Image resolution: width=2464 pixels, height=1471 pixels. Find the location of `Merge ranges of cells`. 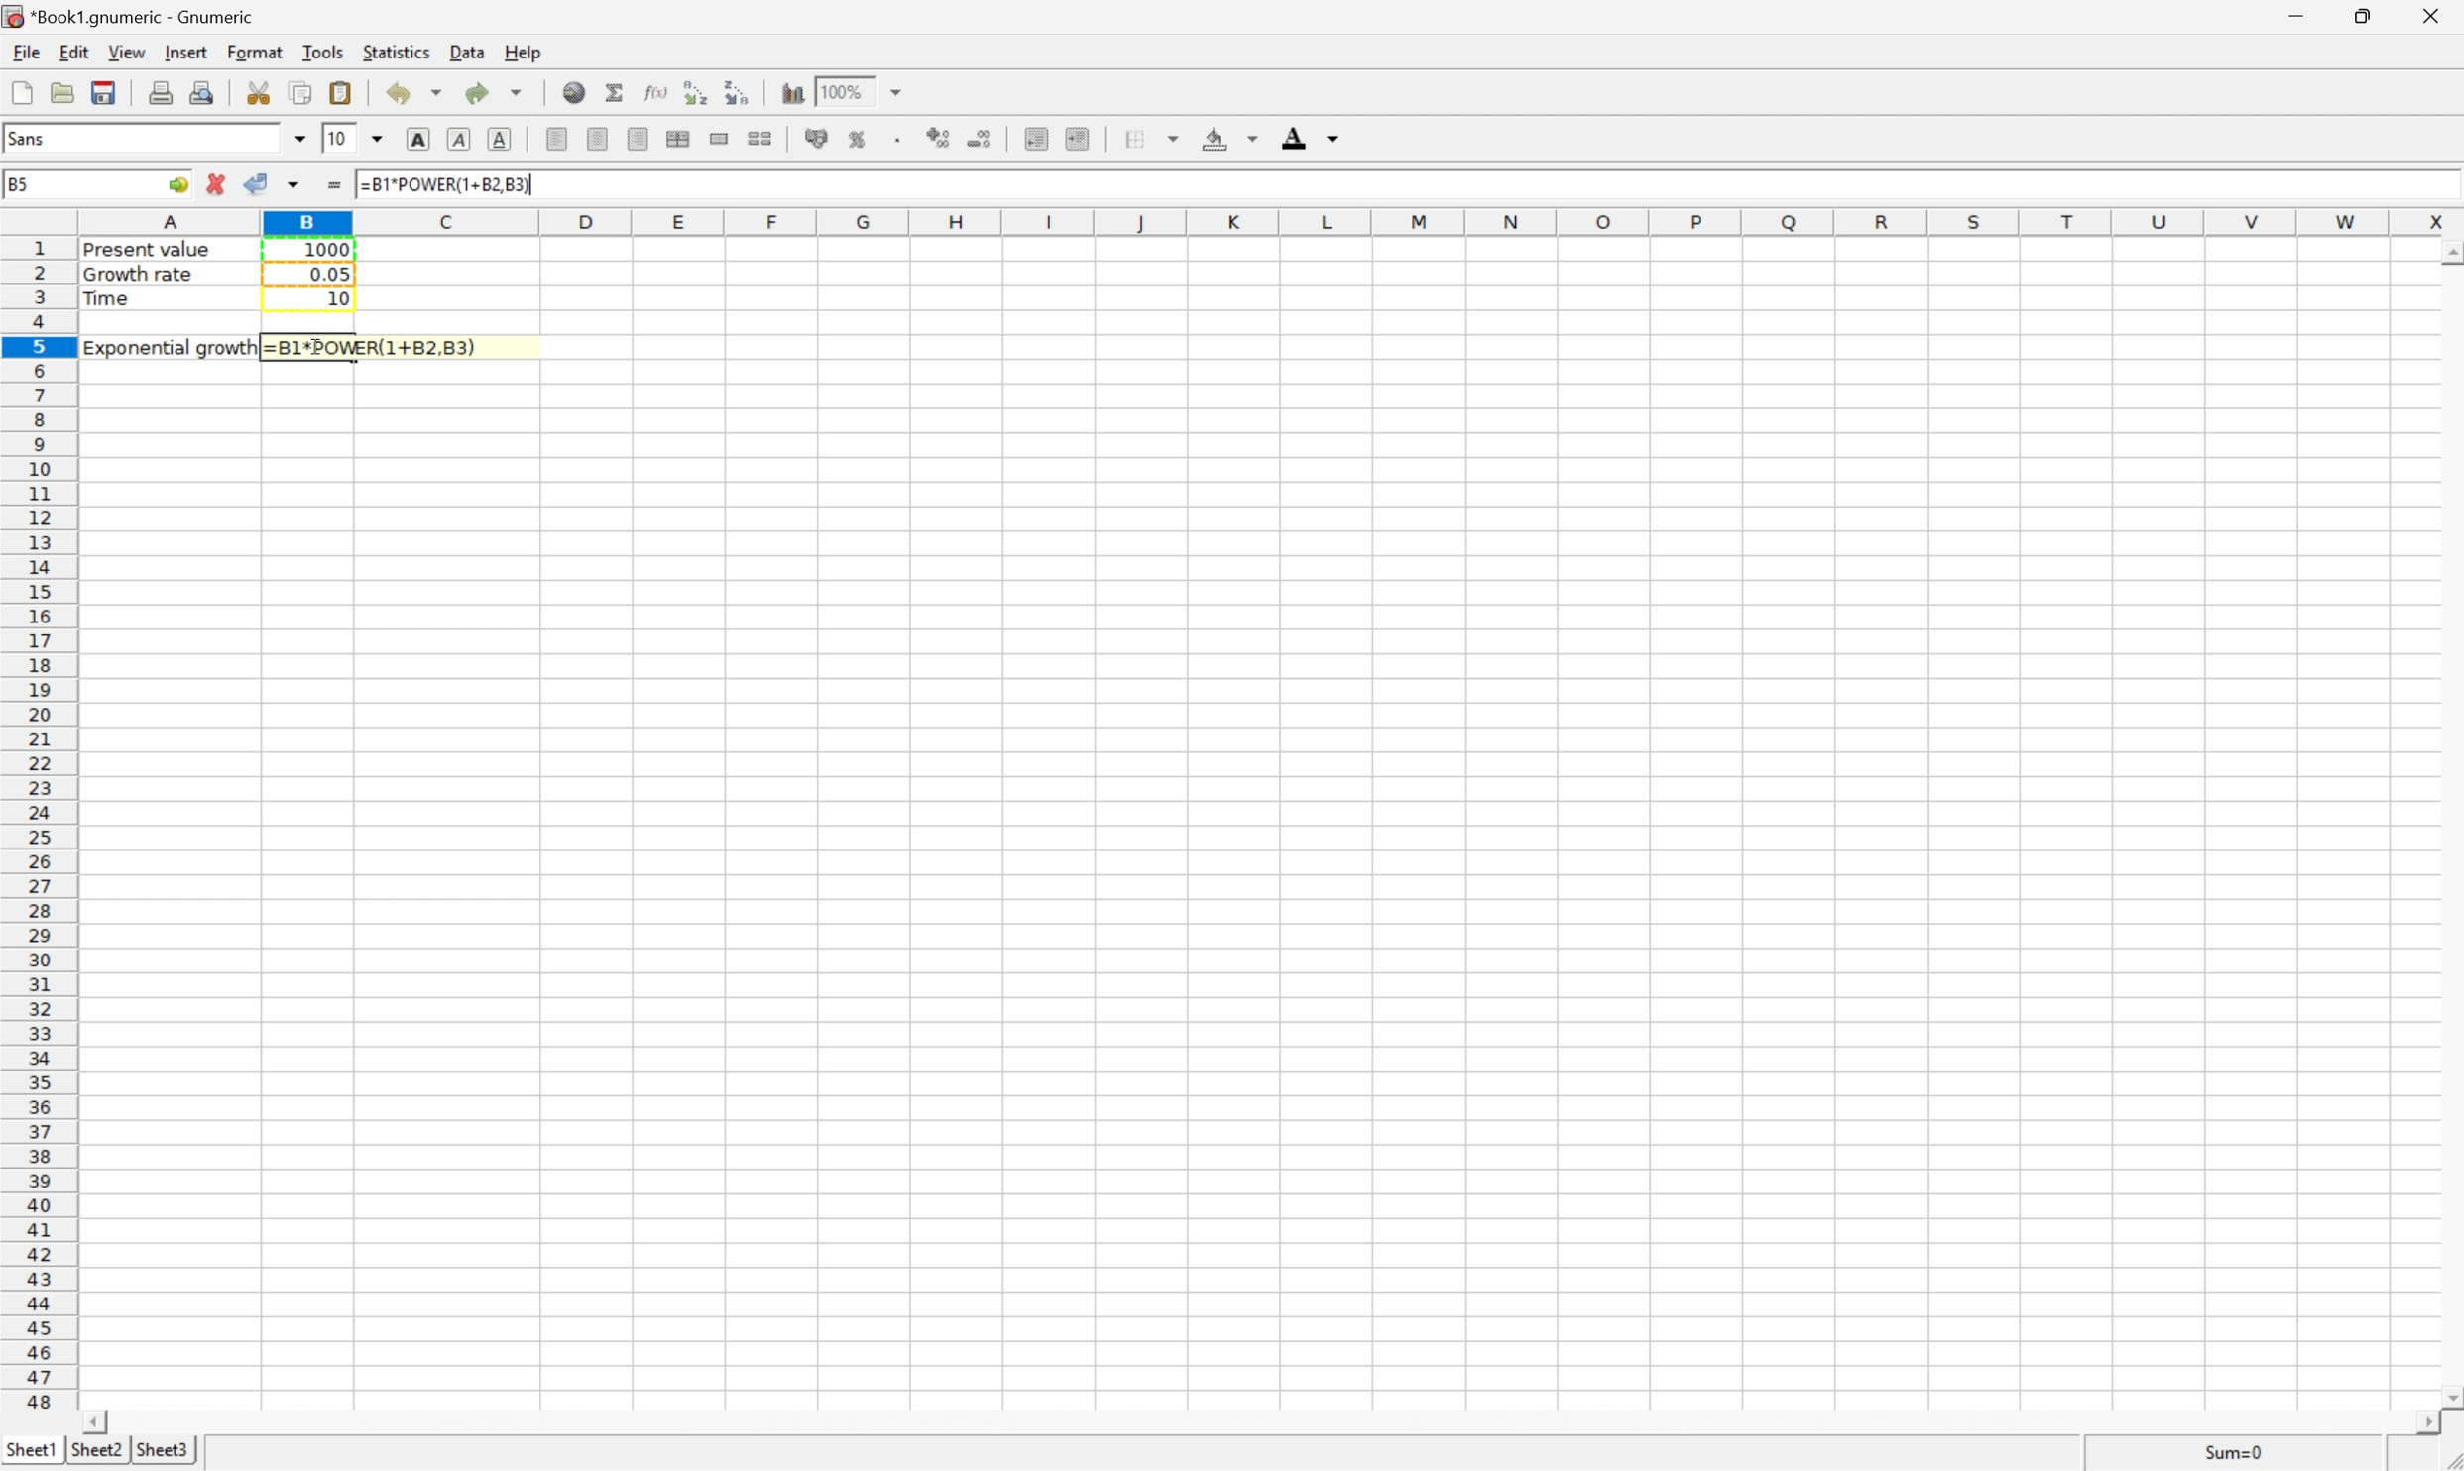

Merge ranges of cells is located at coordinates (721, 141).